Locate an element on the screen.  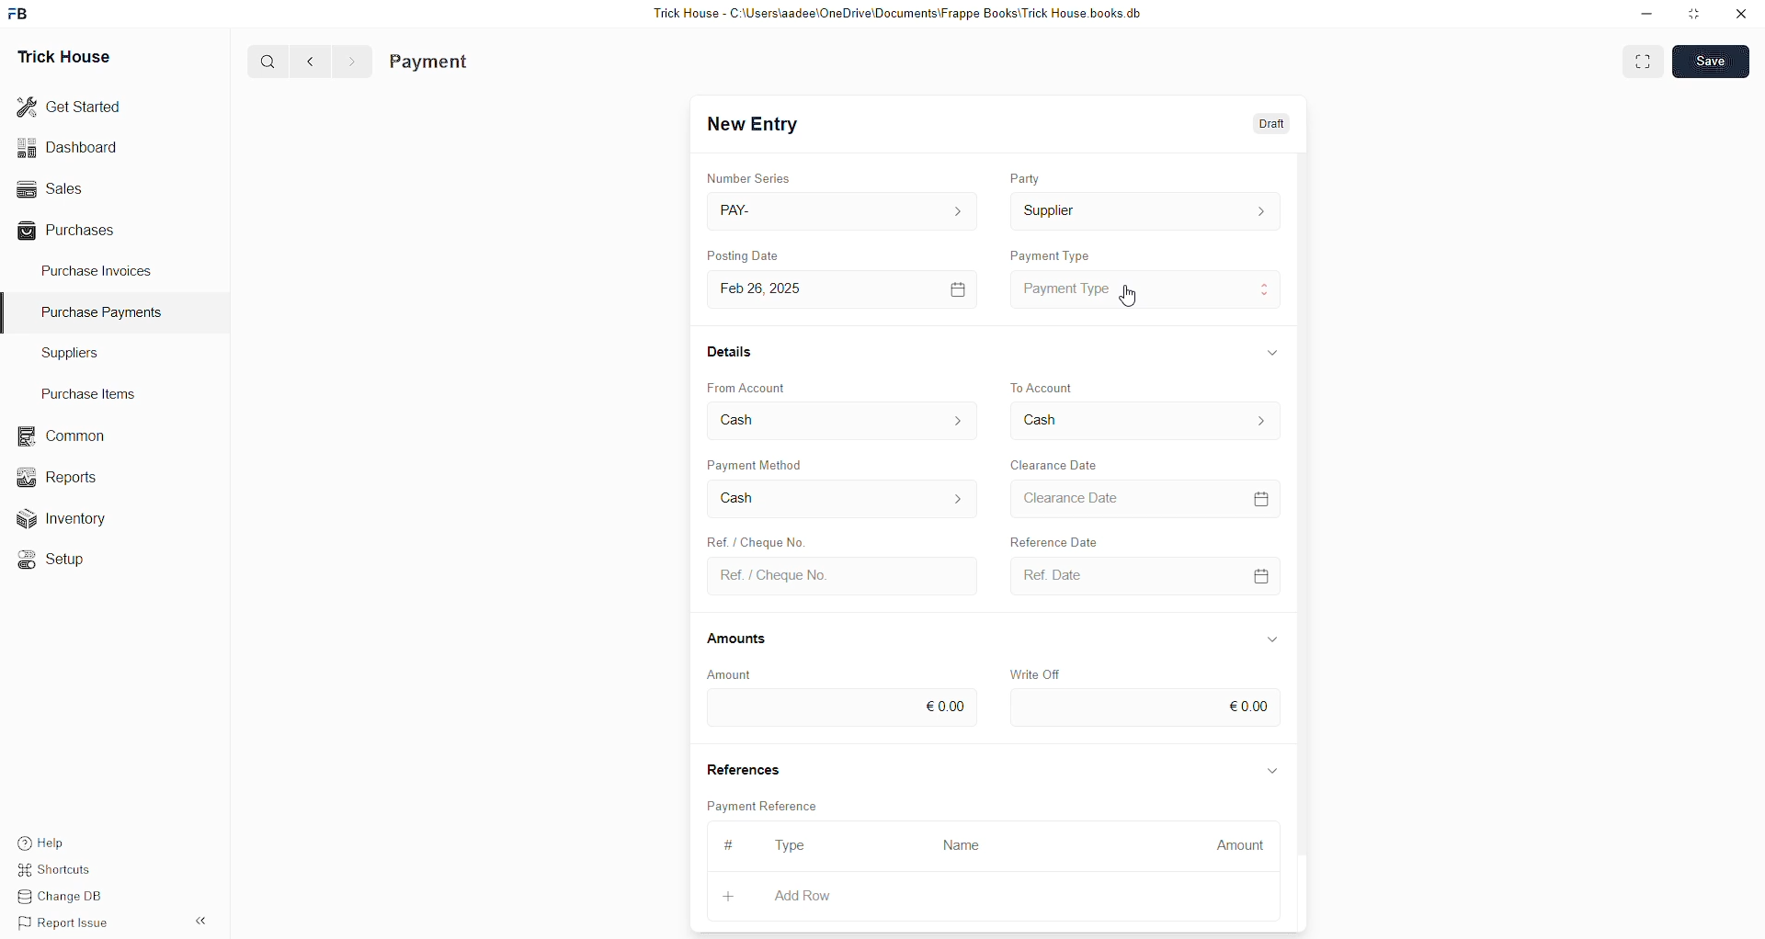
Reference Date is located at coordinates (1075, 542).